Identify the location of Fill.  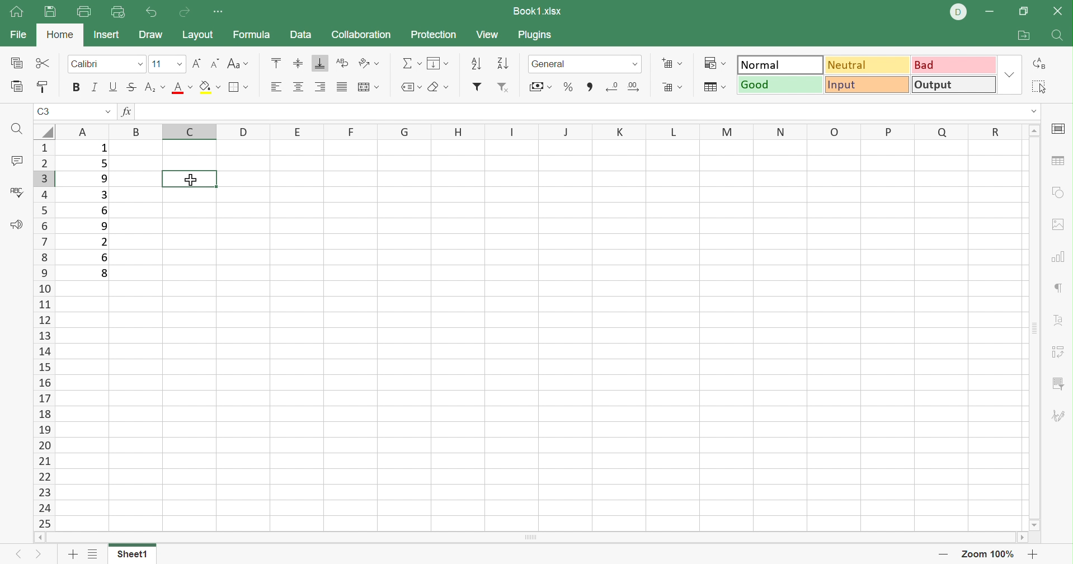
(210, 88).